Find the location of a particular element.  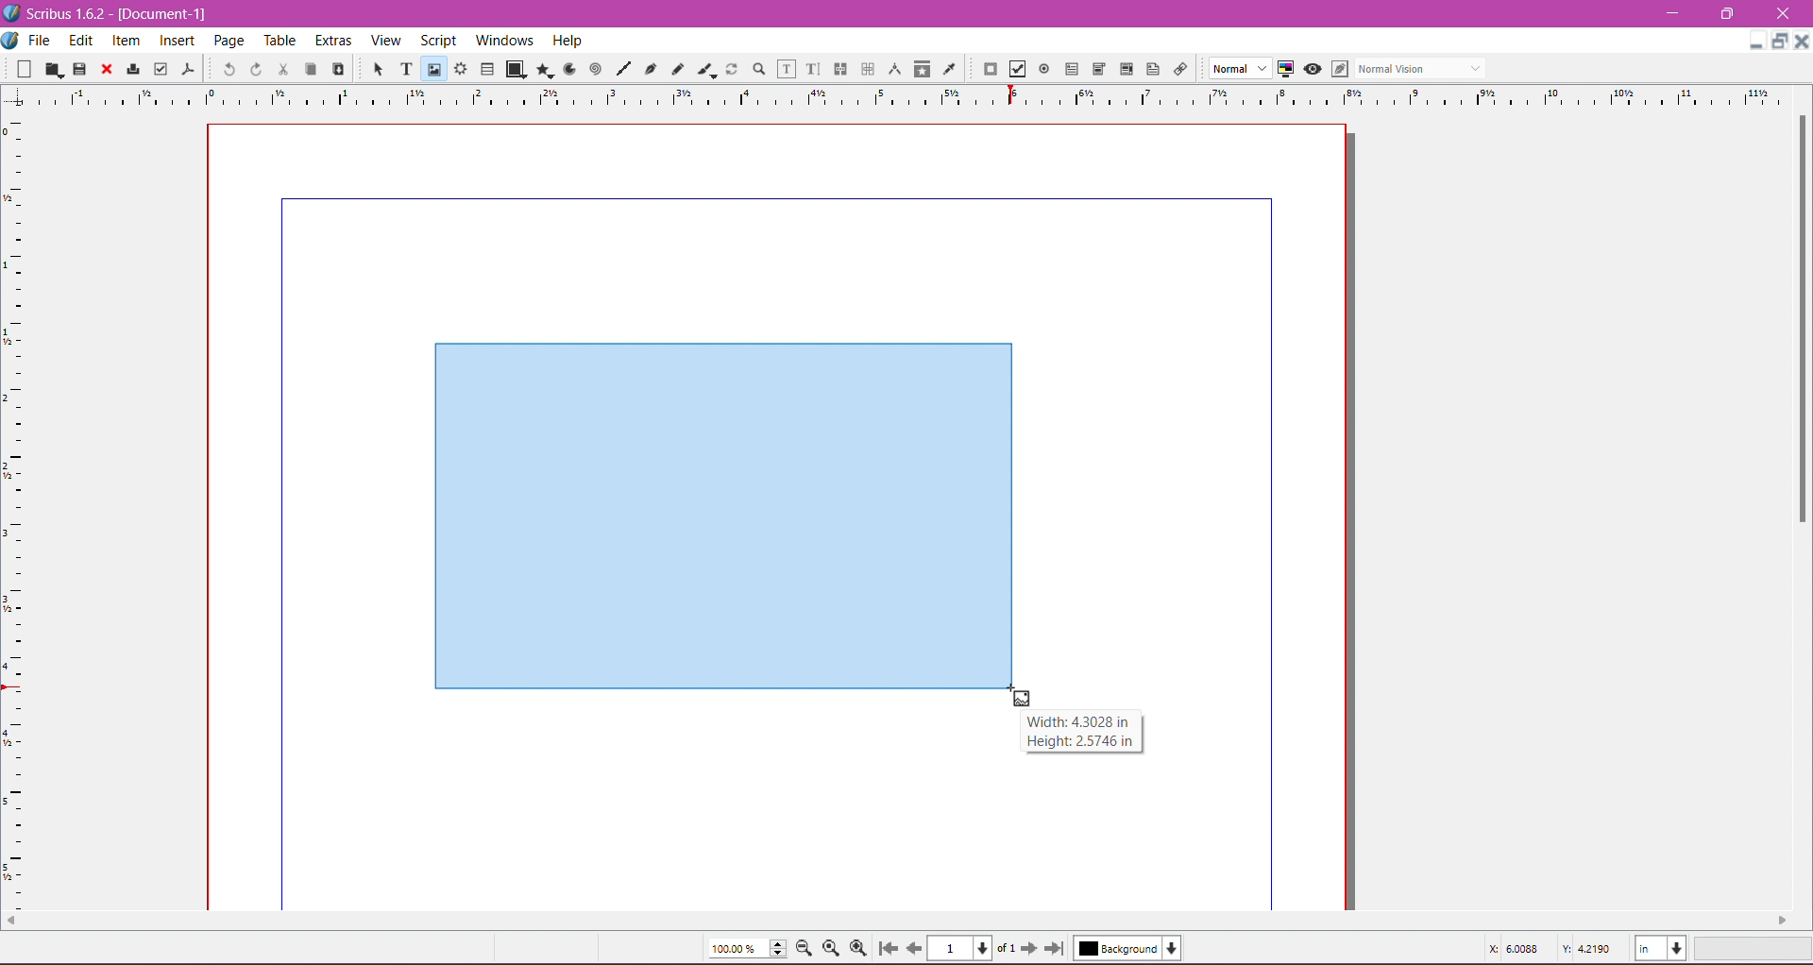

Select the current layer is located at coordinates (1127, 948).